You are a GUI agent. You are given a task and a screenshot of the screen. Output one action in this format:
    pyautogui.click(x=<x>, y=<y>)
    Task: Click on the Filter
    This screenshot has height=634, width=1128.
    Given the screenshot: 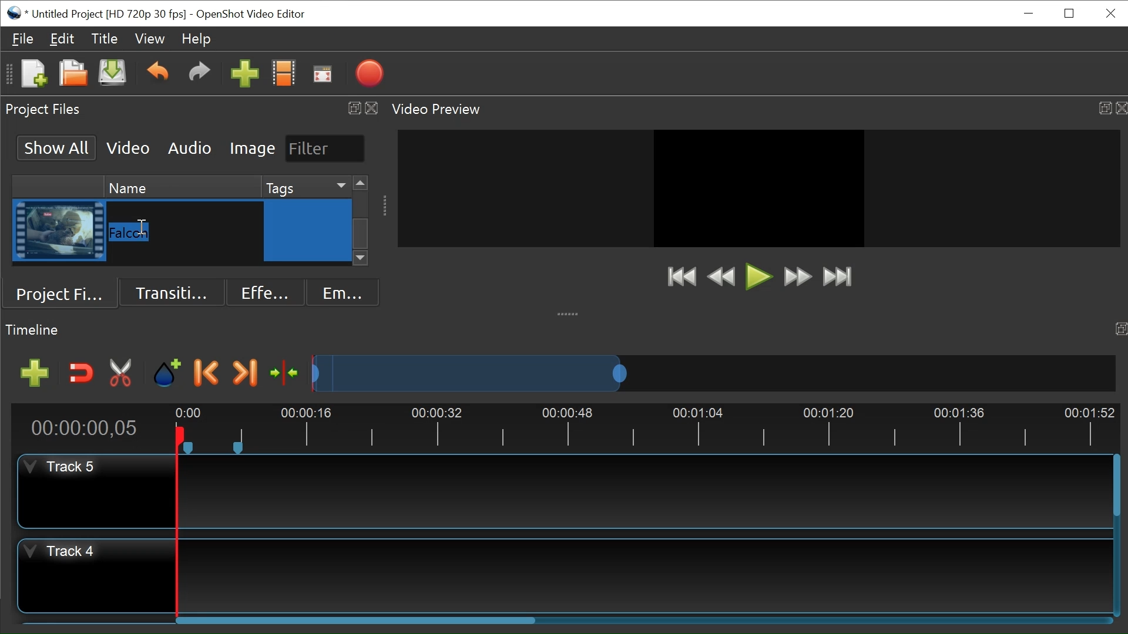 What is the action you would take?
    pyautogui.click(x=324, y=148)
    